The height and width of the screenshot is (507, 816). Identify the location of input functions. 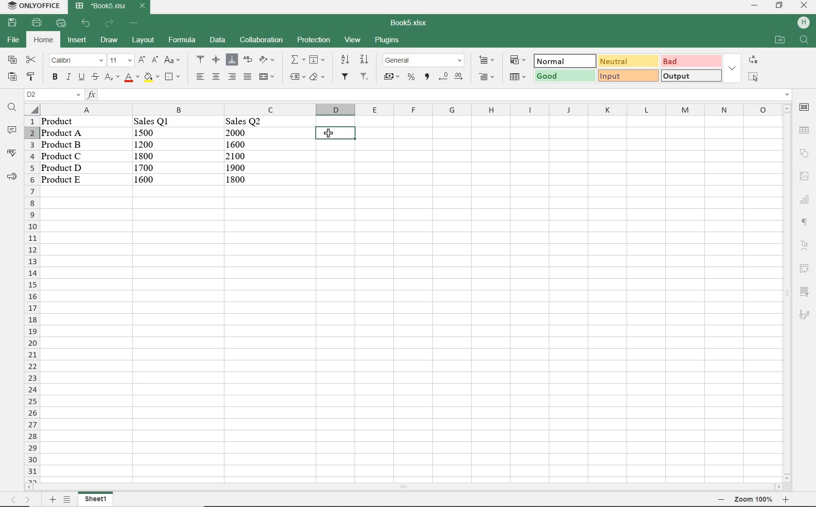
(440, 95).